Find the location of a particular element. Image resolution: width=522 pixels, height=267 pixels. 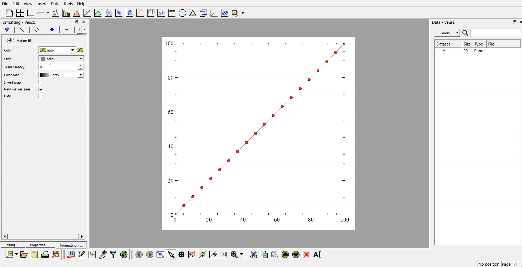

Data is located at coordinates (55, 4).